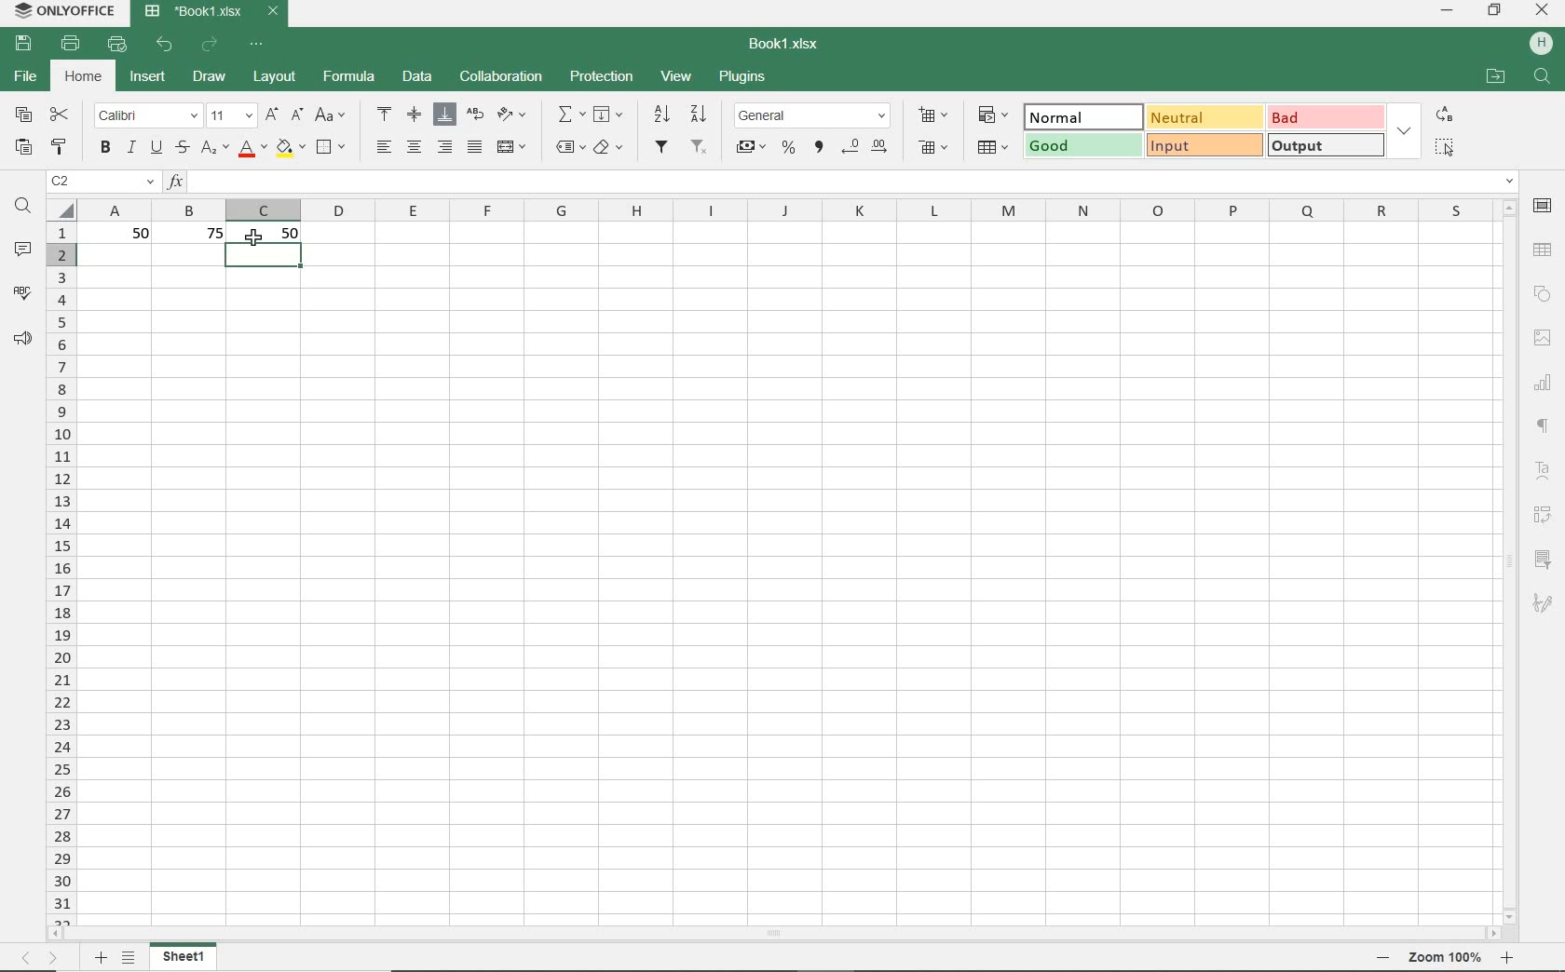 This screenshot has height=972, width=1565. Describe the element at coordinates (1543, 293) in the screenshot. I see `shapes` at that location.